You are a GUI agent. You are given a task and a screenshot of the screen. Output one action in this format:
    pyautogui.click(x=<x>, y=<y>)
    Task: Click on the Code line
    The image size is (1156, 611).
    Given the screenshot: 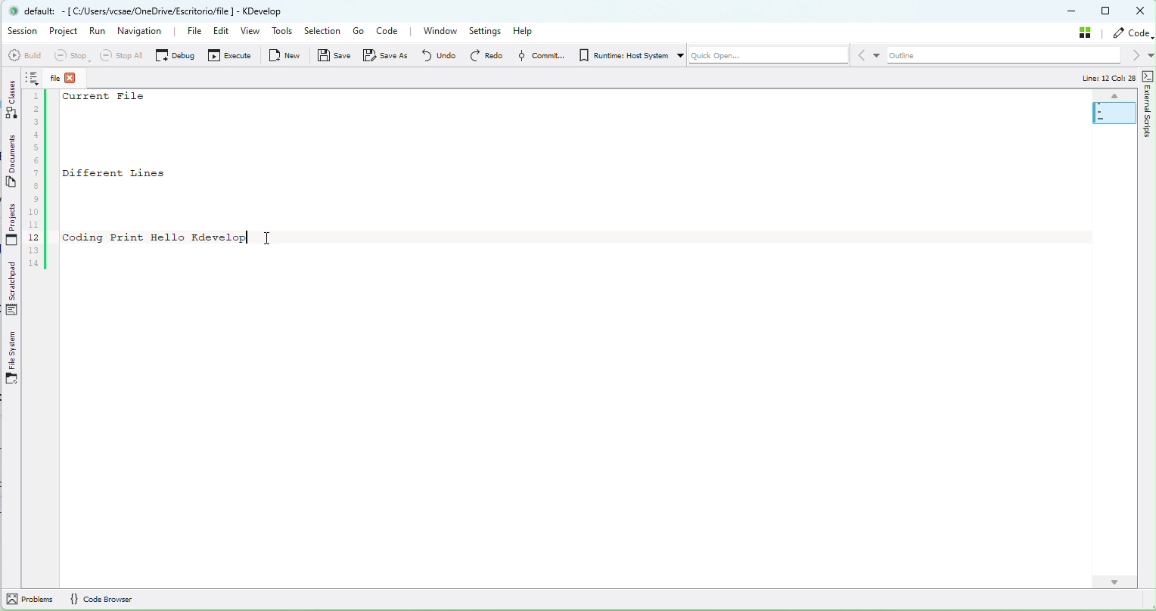 What is the action you would take?
    pyautogui.click(x=36, y=170)
    